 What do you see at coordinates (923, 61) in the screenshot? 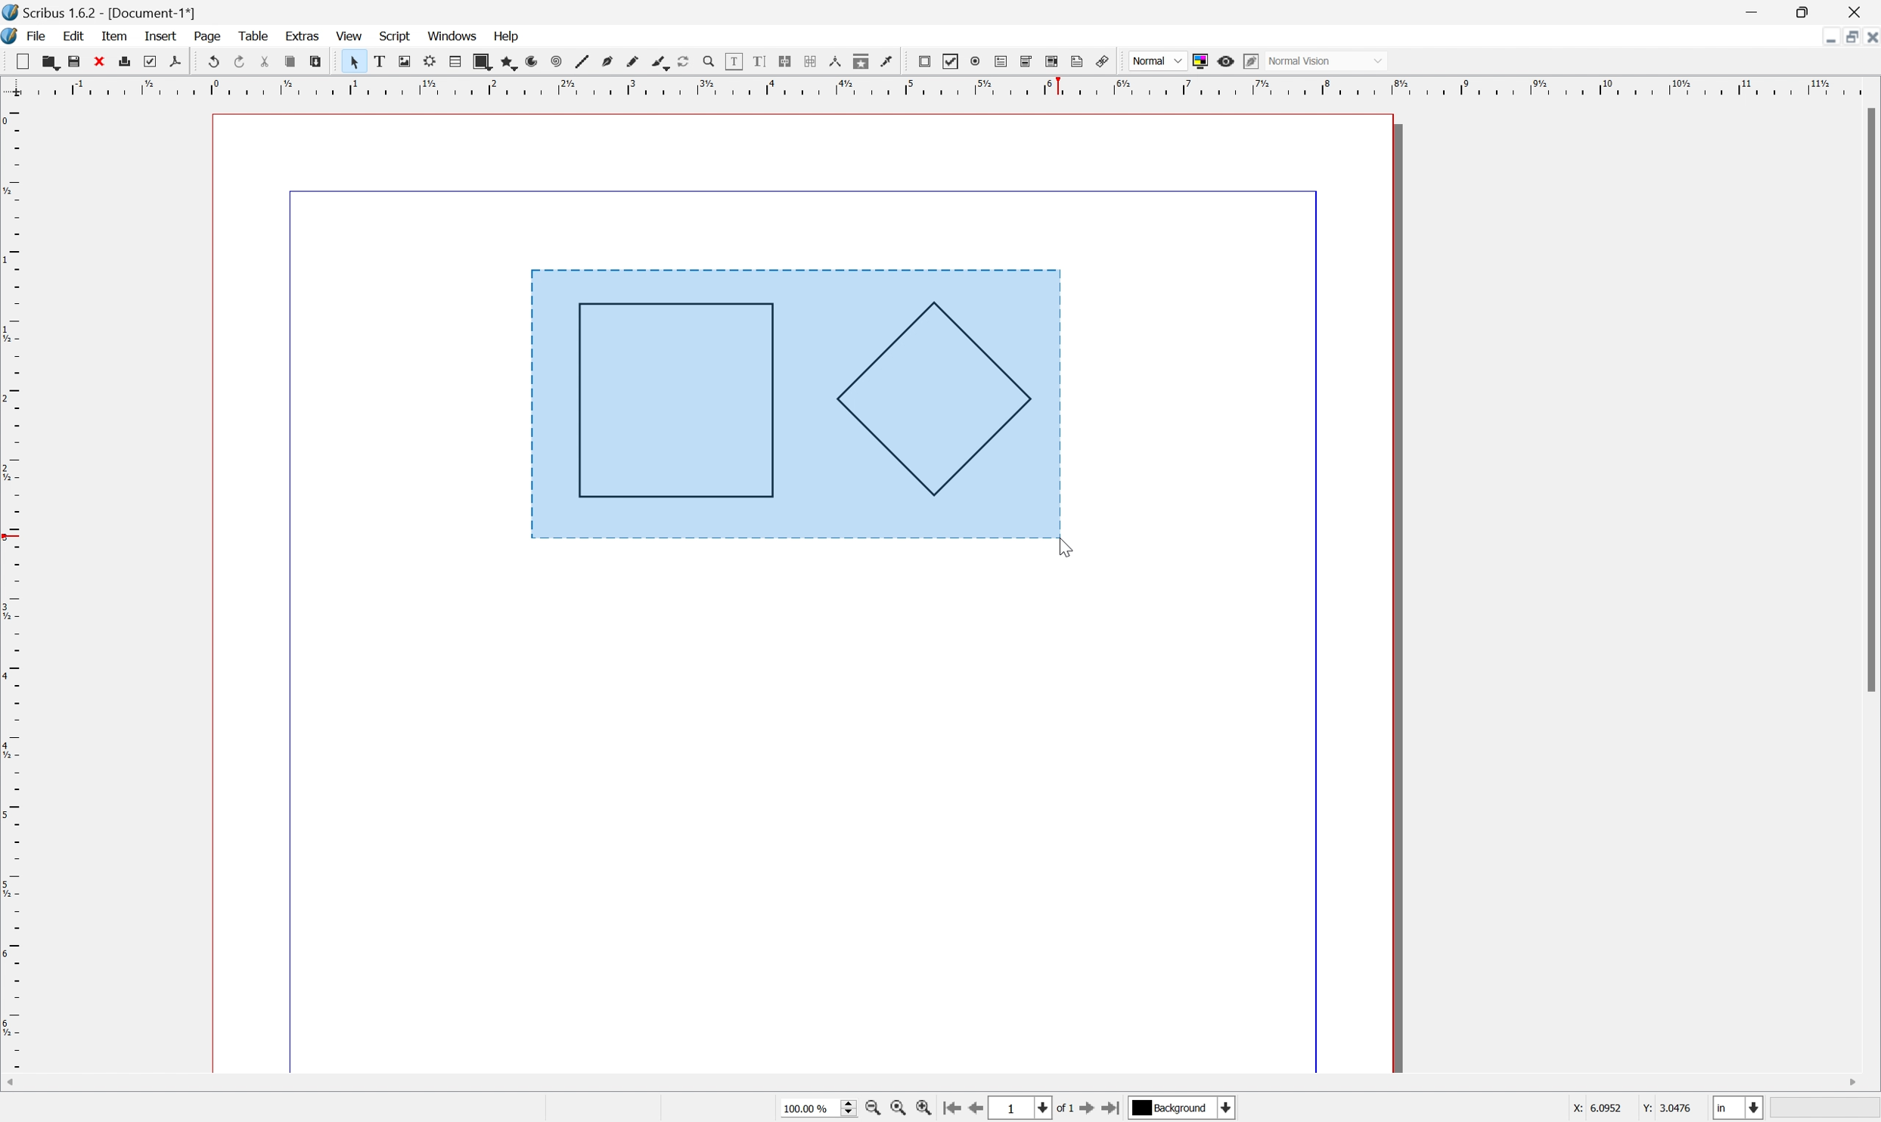
I see `pdf push button` at bounding box center [923, 61].